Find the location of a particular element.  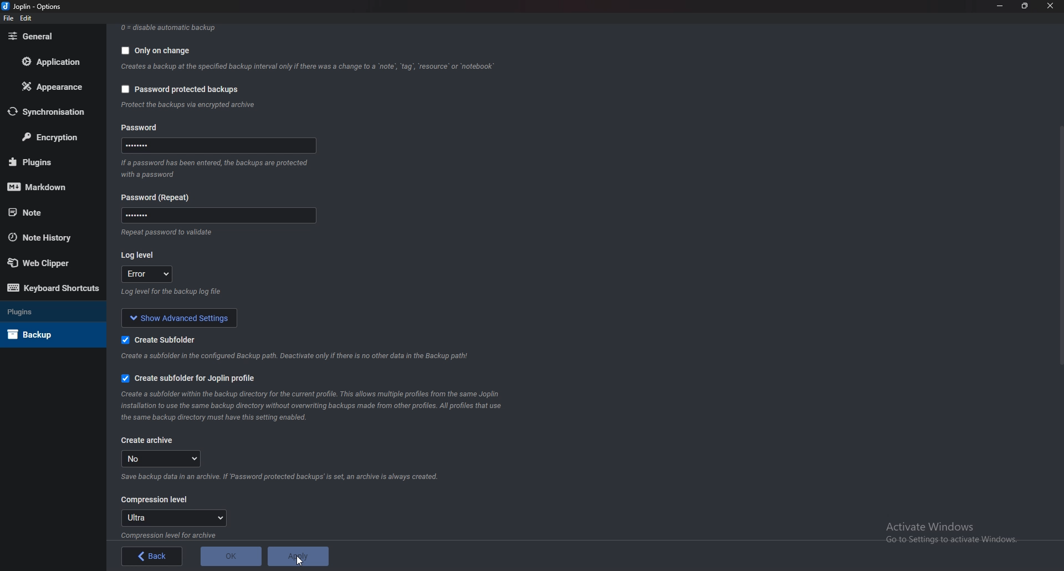

info is located at coordinates (196, 105).